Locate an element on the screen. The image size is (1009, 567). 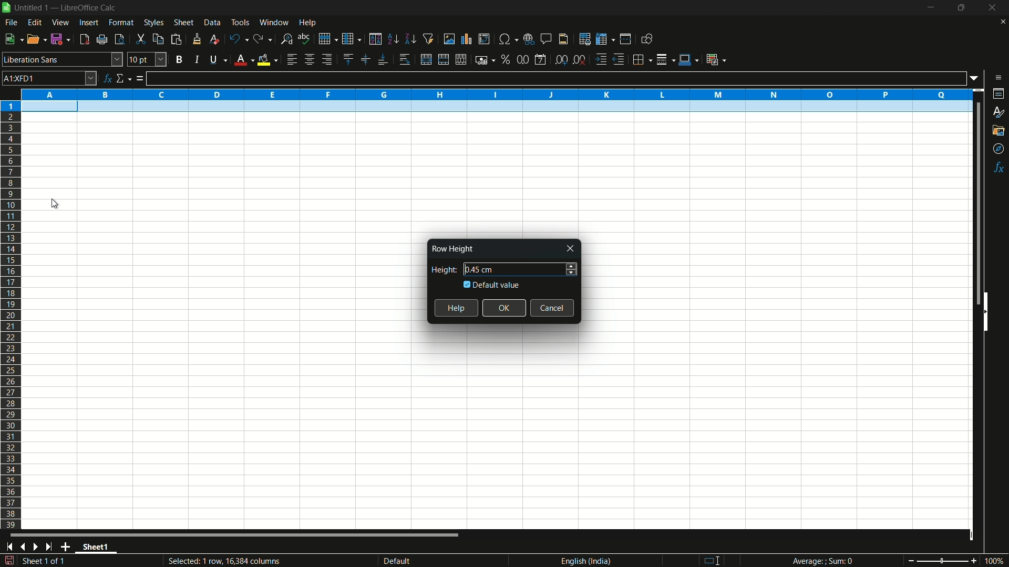
align center is located at coordinates (309, 60).